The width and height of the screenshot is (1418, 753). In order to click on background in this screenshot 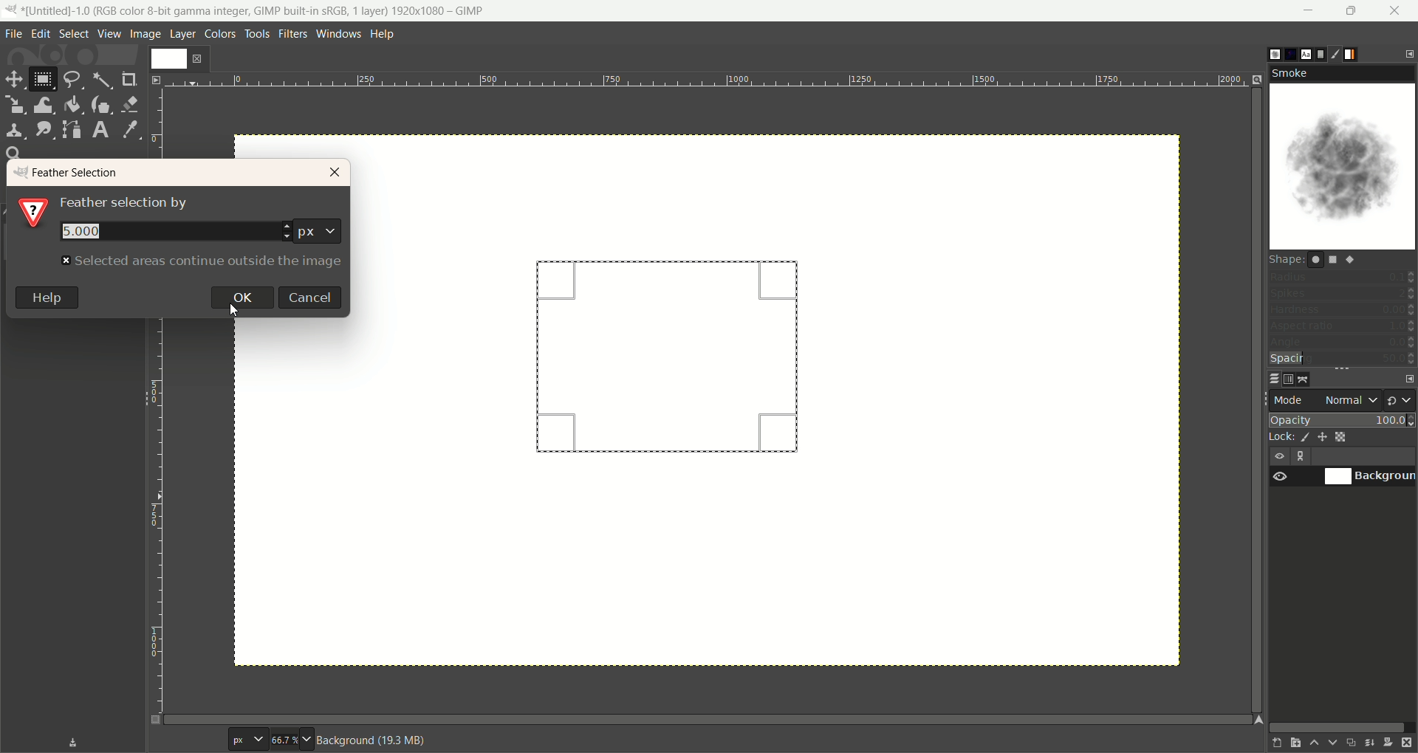, I will do `click(374, 741)`.